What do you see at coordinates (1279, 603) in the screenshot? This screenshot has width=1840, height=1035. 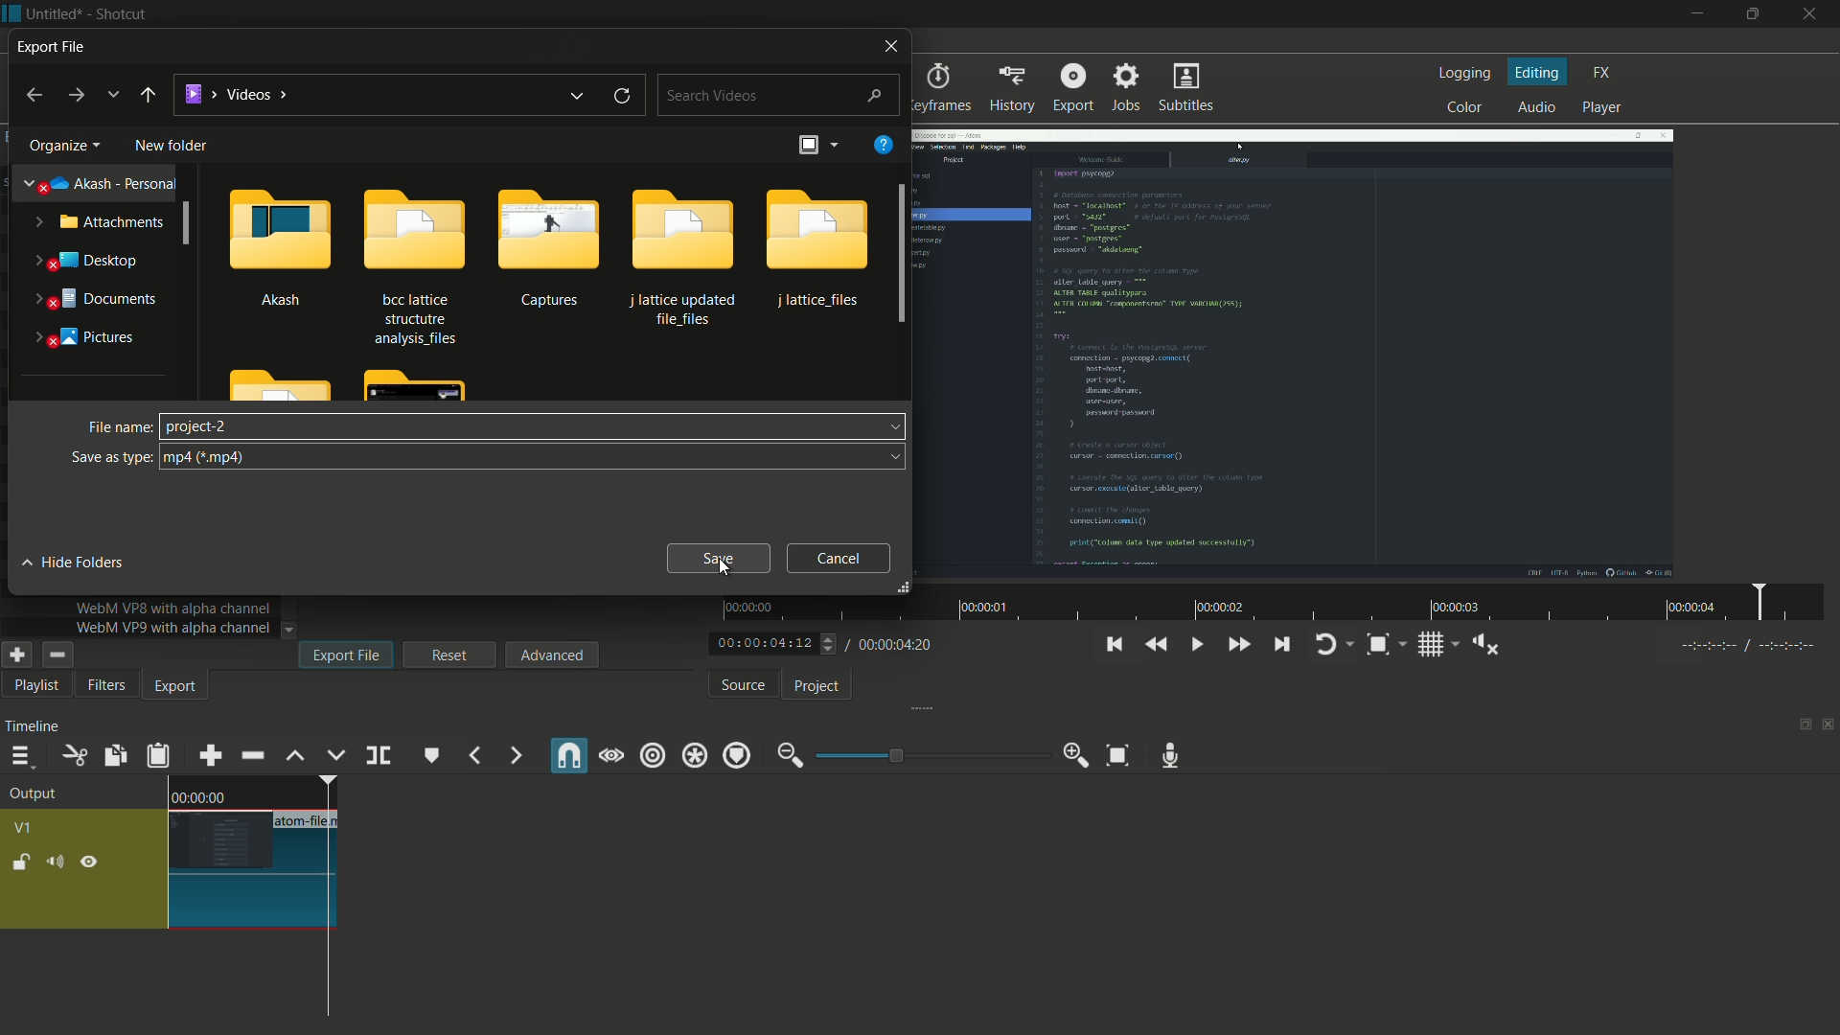 I see `time` at bounding box center [1279, 603].